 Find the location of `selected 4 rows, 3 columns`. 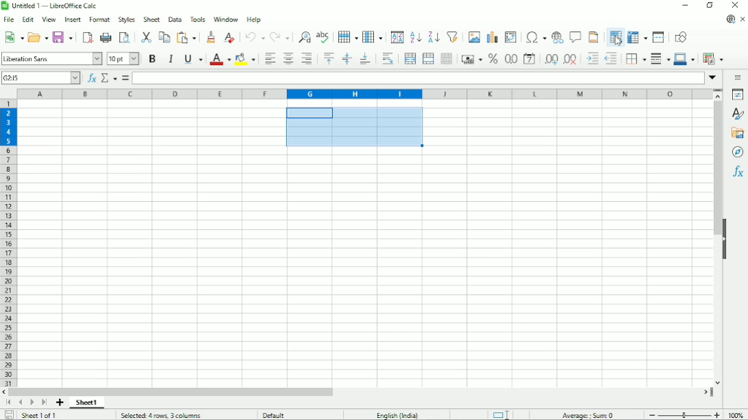

selected 4 rows, 3 columns is located at coordinates (162, 415).